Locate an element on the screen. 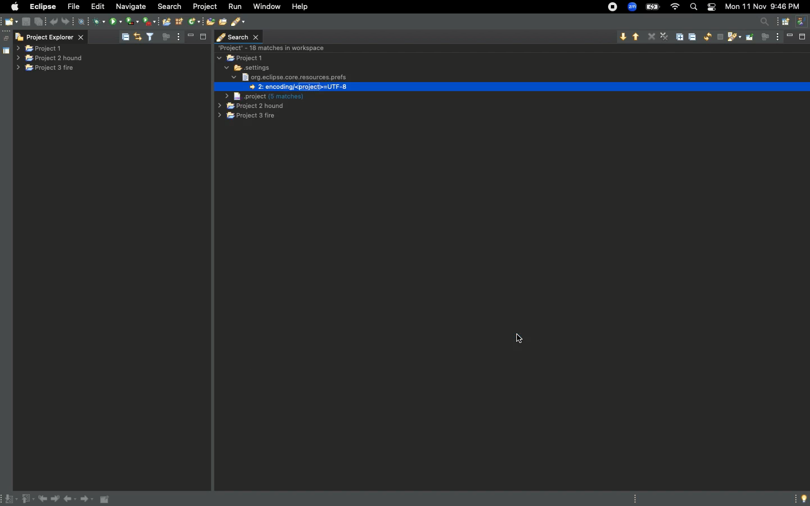 This screenshot has width=810, height=506. Project (5 matches) is located at coordinates (264, 96).